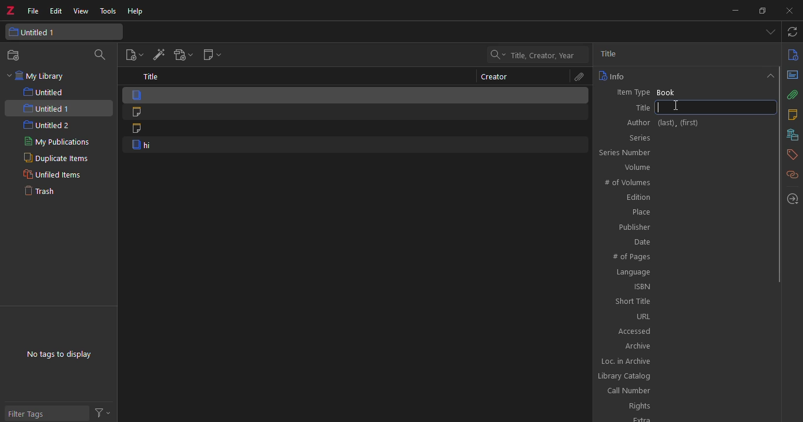 This screenshot has height=422, width=803. Describe the element at coordinates (33, 10) in the screenshot. I see `file` at that location.